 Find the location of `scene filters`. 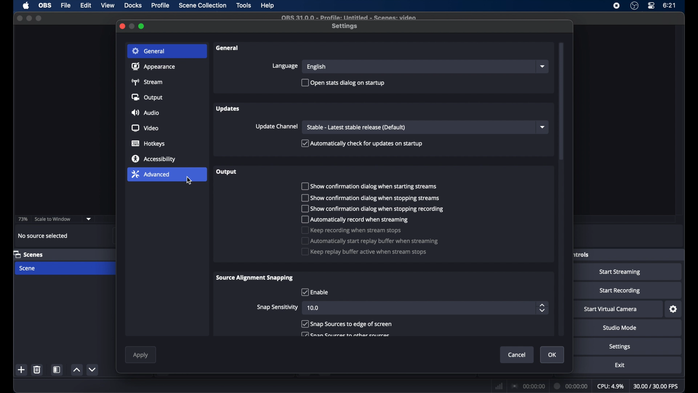

scene filters is located at coordinates (57, 370).